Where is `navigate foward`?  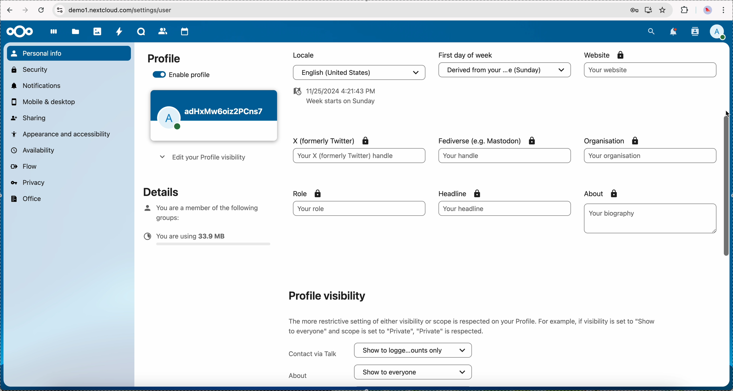
navigate foward is located at coordinates (26, 10).